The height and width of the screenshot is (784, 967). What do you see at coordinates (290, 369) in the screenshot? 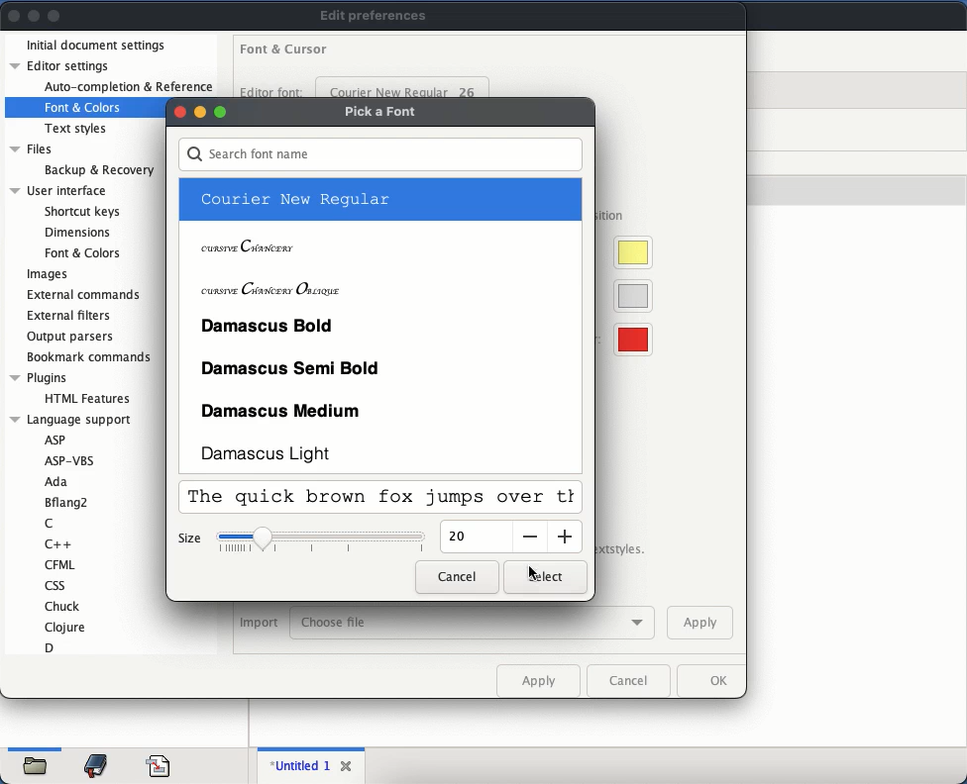
I see `Damascus Semi Bold` at bounding box center [290, 369].